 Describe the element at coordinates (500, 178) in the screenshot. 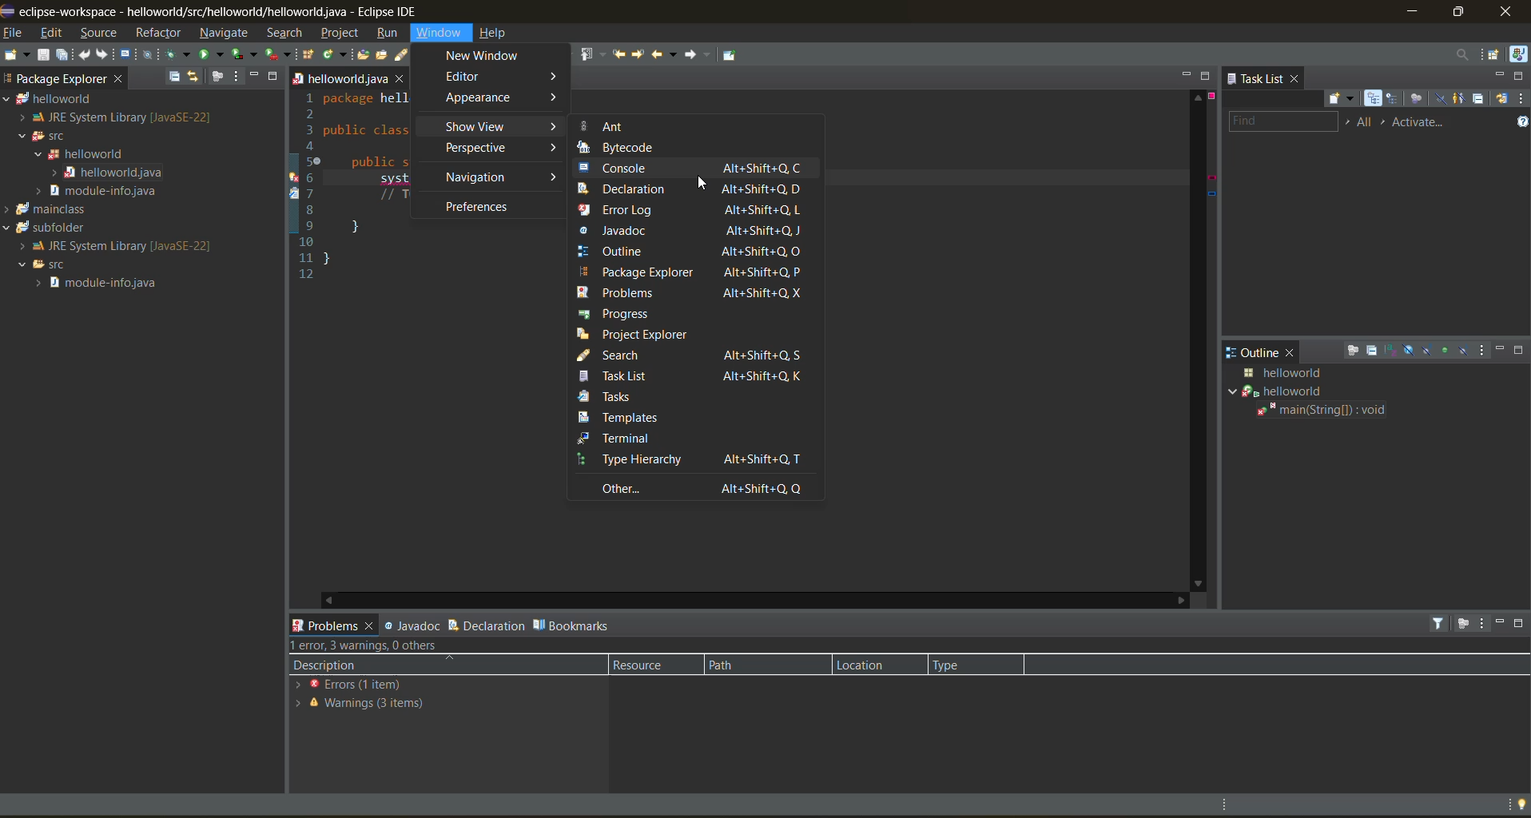

I see `navigation` at that location.